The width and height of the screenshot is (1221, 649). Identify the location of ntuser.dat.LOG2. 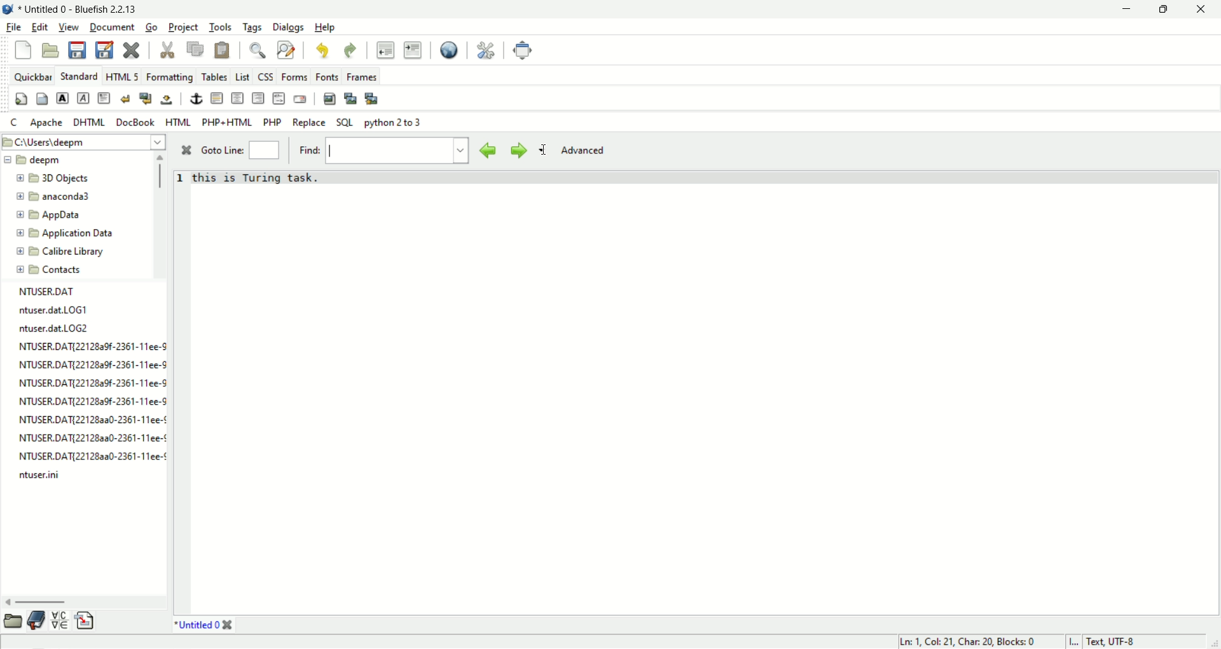
(50, 331).